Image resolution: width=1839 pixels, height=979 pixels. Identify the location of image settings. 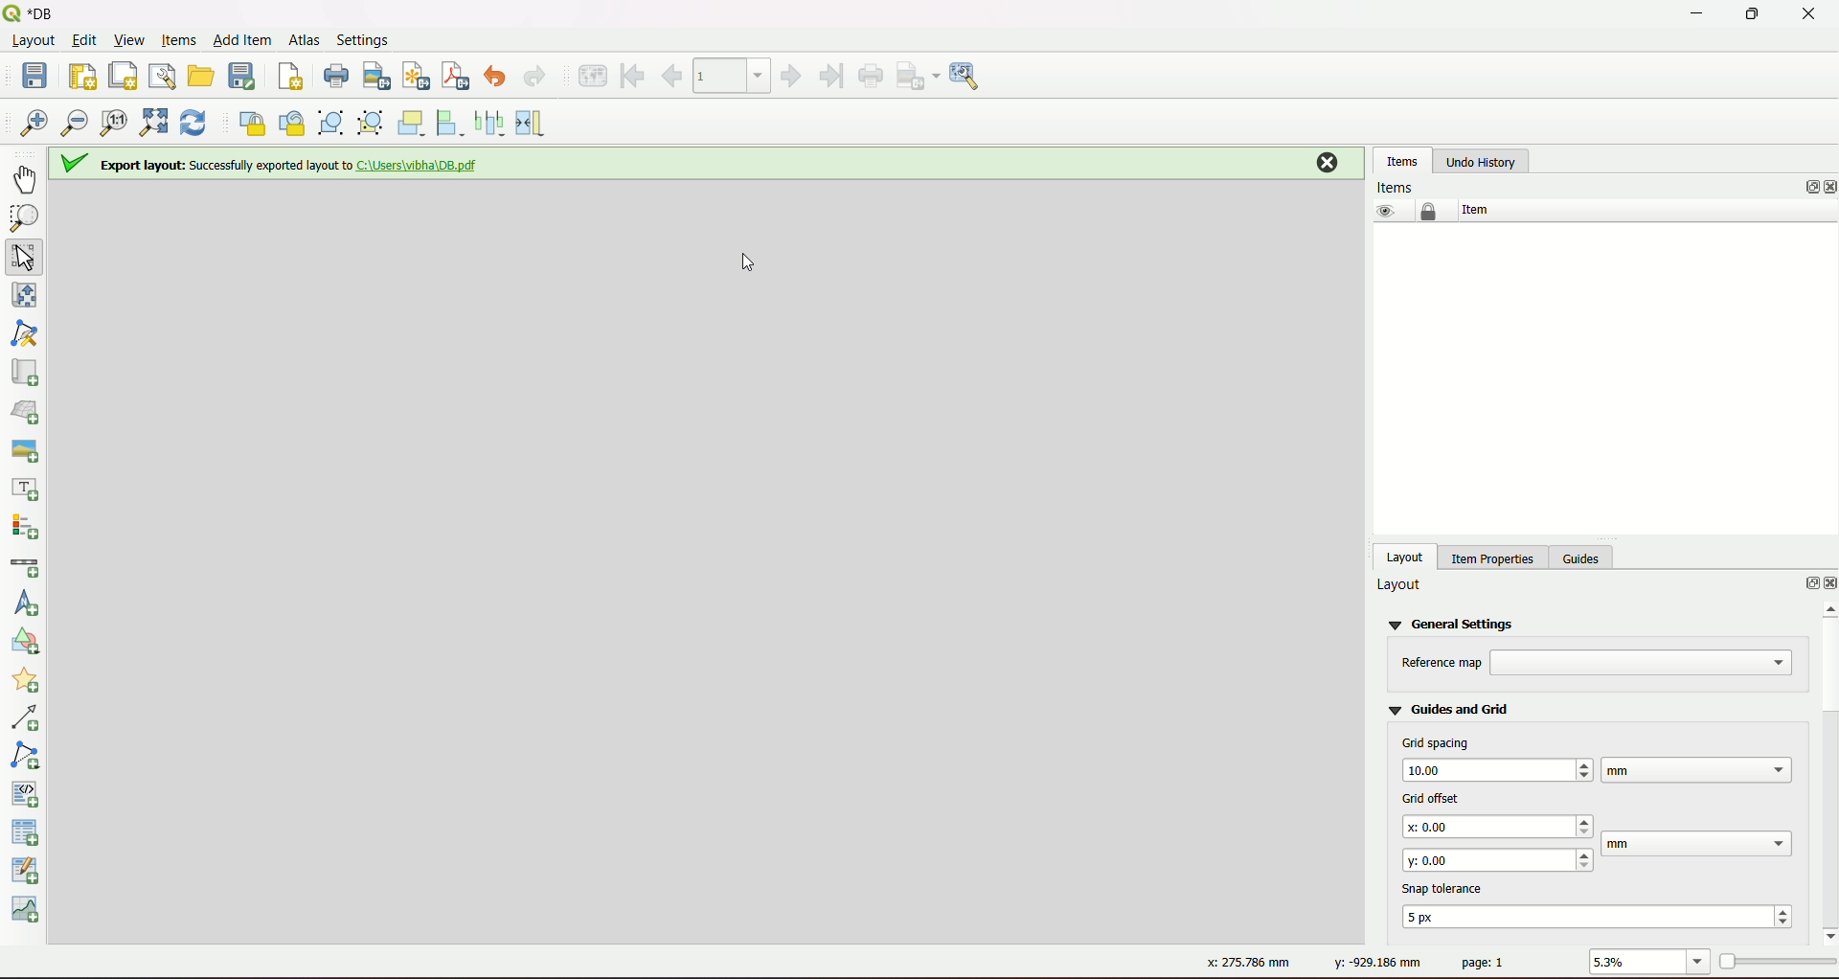
(969, 77).